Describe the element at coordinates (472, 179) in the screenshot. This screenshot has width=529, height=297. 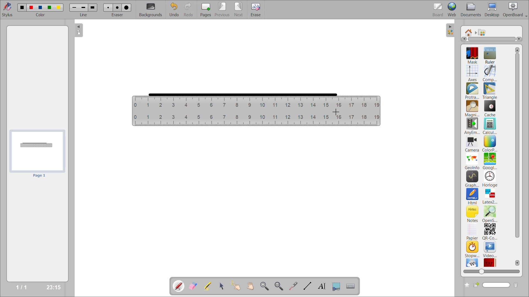
I see `graphme` at that location.